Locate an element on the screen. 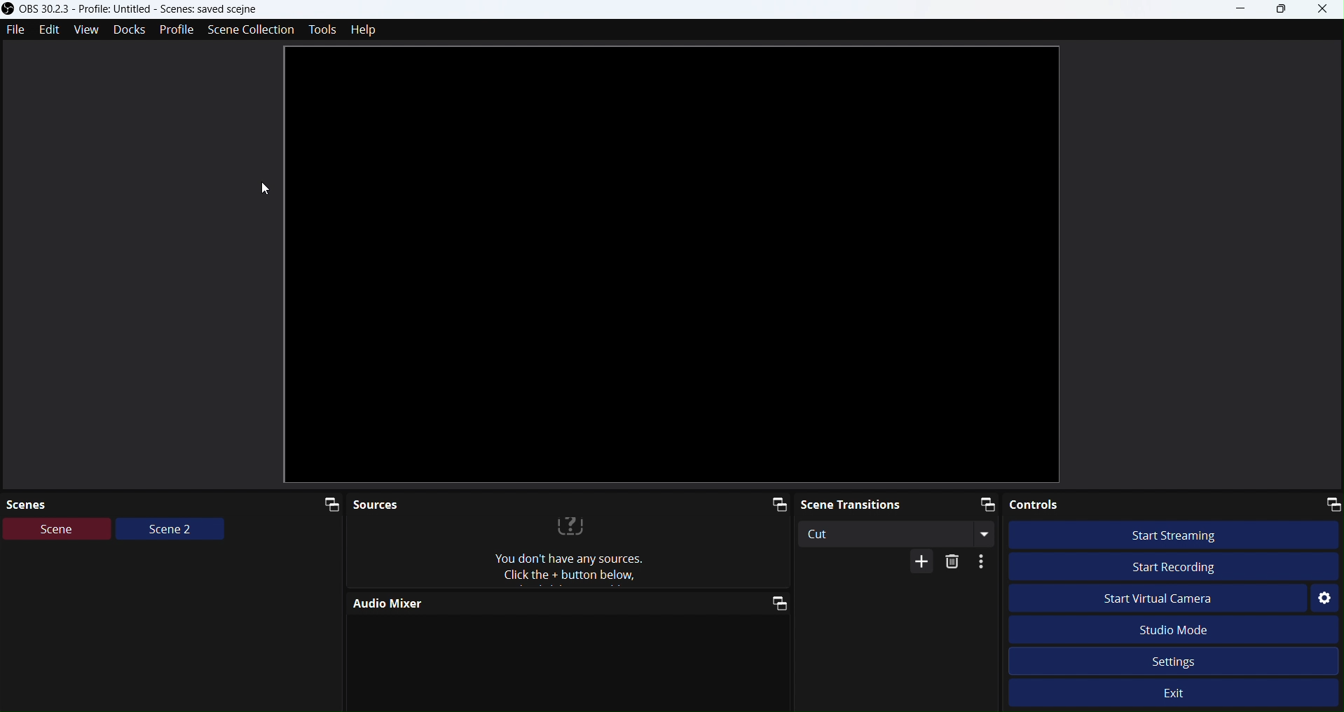  More is located at coordinates (985, 561).